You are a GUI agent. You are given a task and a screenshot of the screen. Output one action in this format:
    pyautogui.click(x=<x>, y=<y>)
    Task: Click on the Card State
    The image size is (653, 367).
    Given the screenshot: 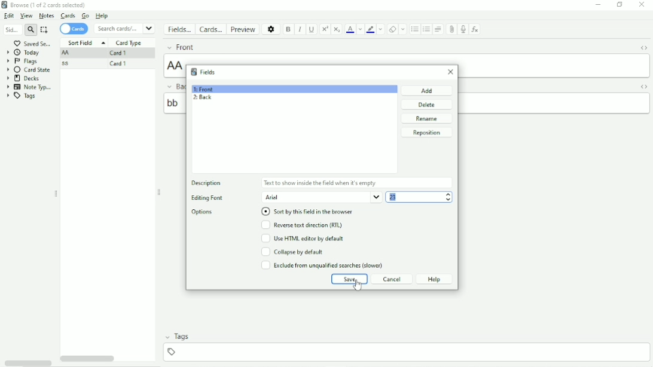 What is the action you would take?
    pyautogui.click(x=29, y=70)
    